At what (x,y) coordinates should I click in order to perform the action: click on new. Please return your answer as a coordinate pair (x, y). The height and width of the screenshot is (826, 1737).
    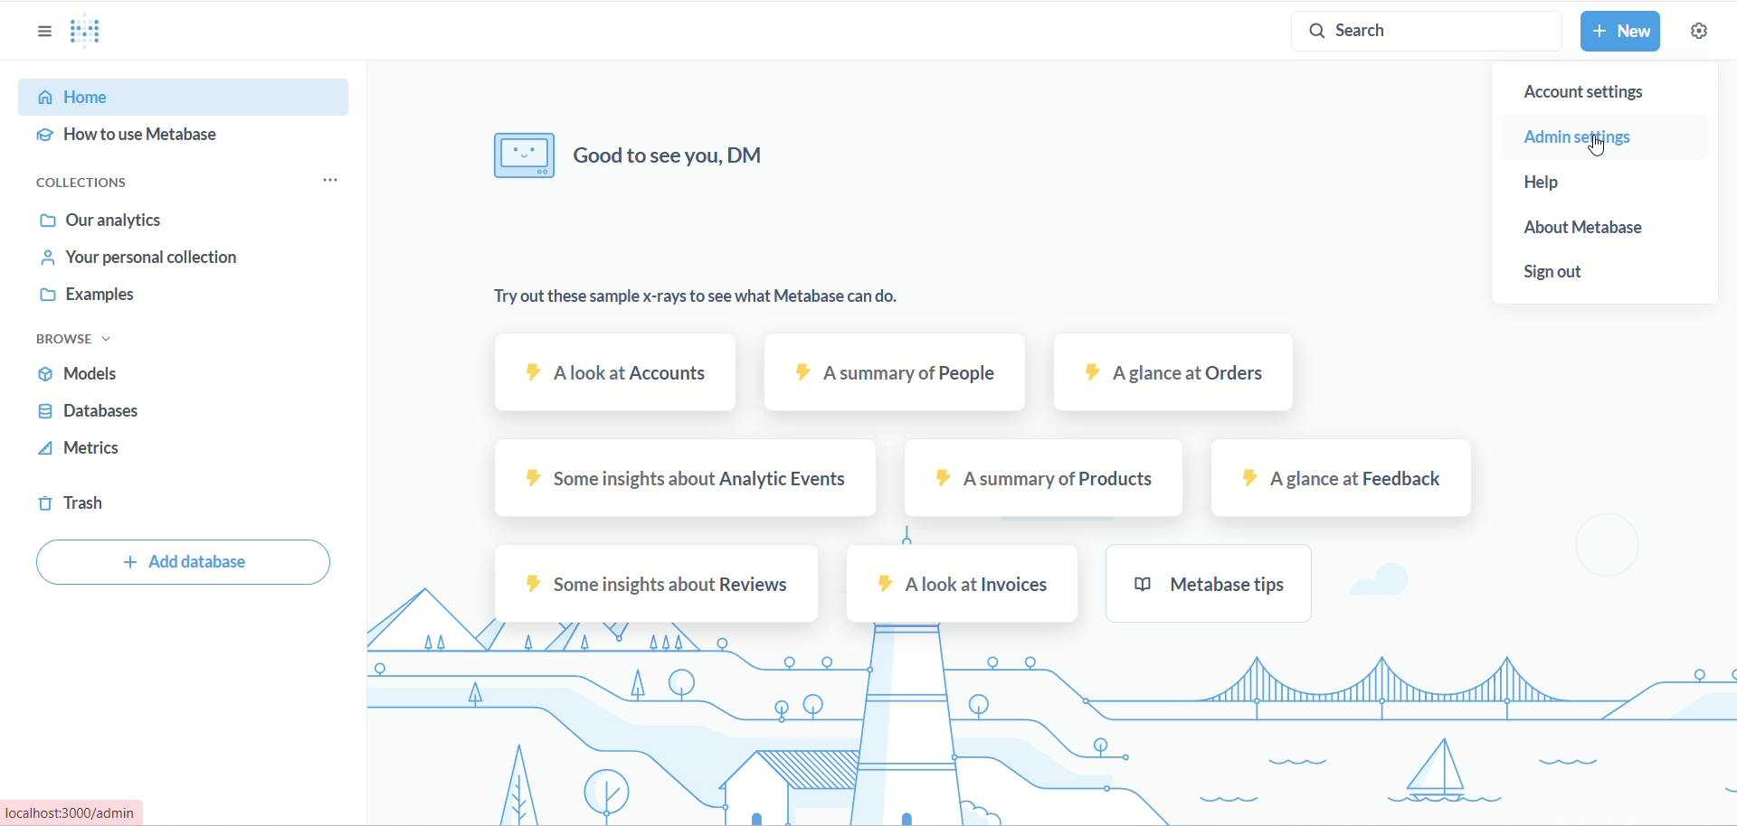
    Looking at the image, I should click on (1622, 30).